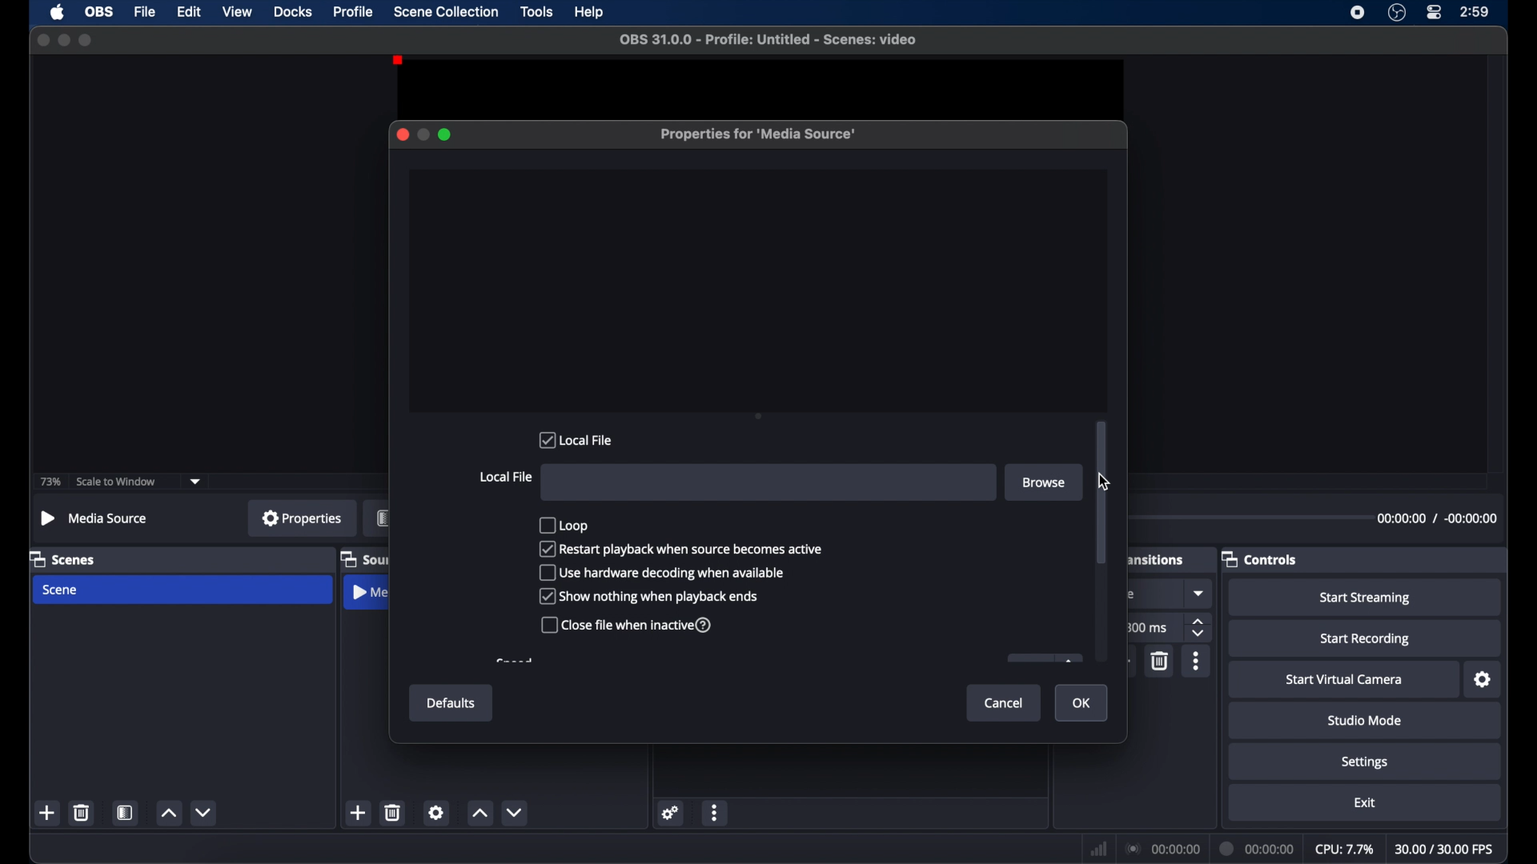  I want to click on obscure text, so click(515, 661).